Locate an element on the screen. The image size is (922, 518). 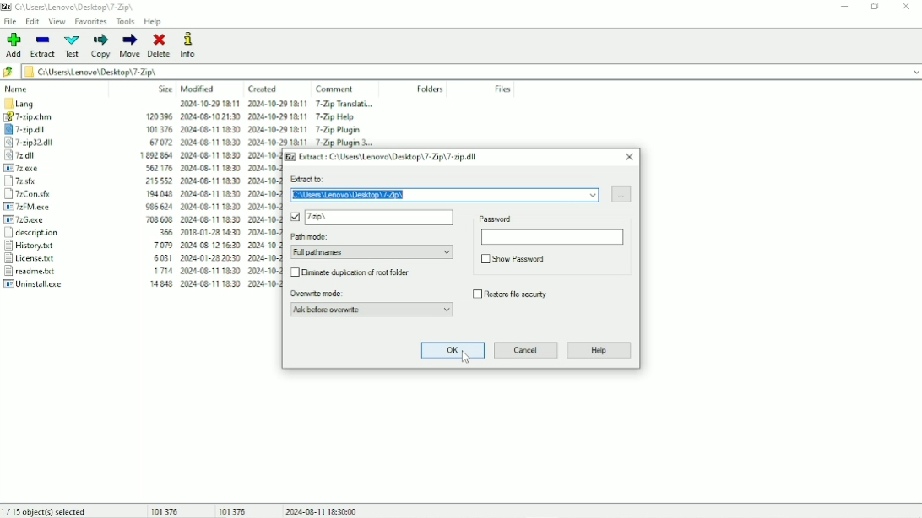
 is located at coordinates (43, 46).